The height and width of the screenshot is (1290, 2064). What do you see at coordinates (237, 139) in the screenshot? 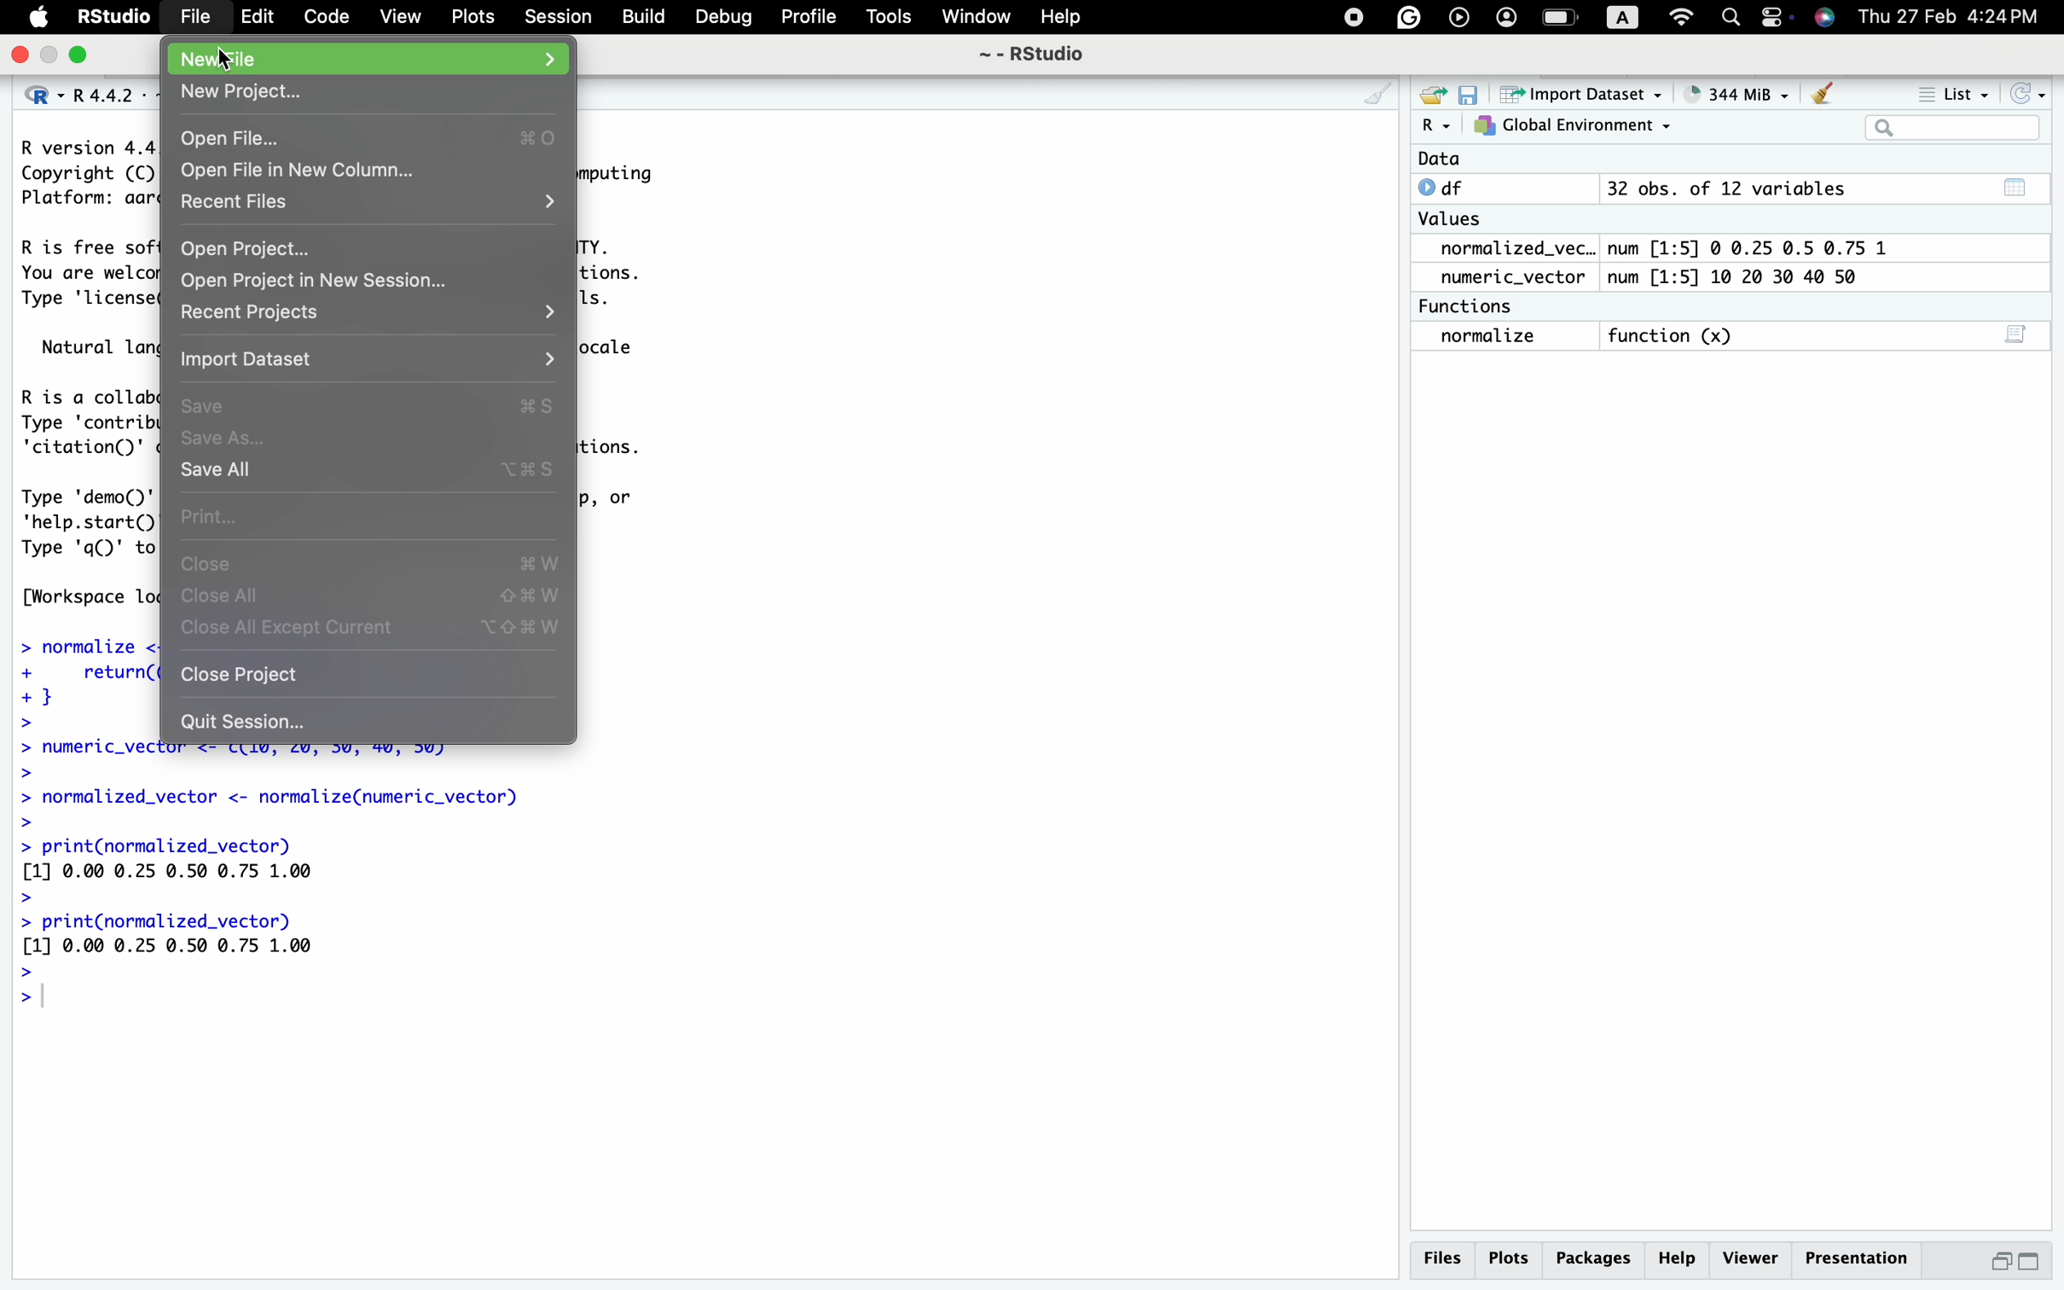
I see `Open File...` at bounding box center [237, 139].